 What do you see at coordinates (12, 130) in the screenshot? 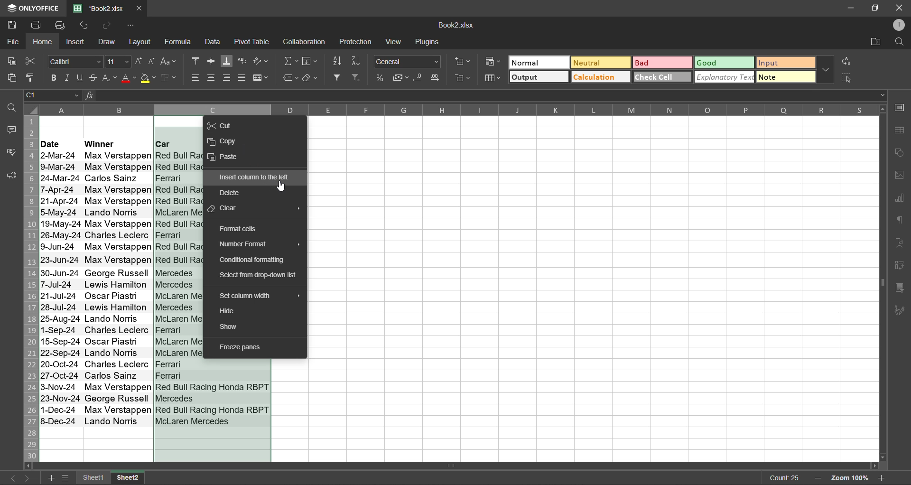
I see `comments` at bounding box center [12, 130].